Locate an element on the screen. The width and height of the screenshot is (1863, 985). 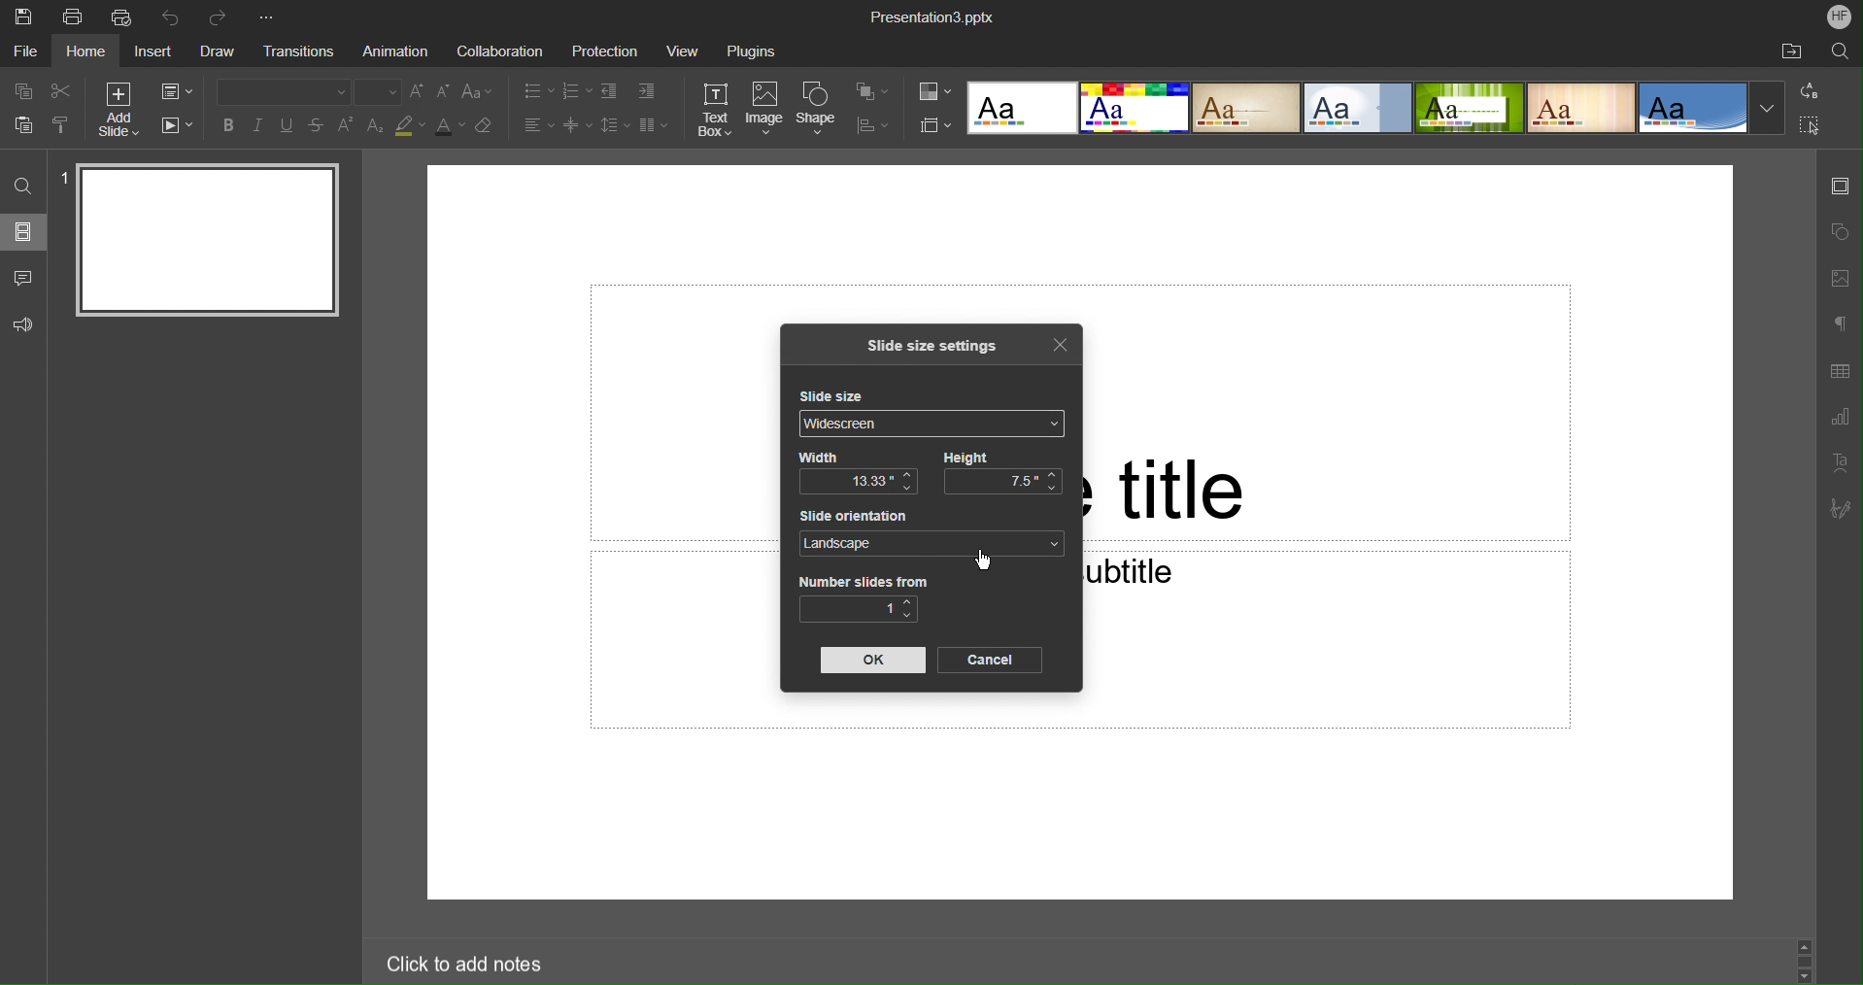
Superscript is located at coordinates (347, 125).